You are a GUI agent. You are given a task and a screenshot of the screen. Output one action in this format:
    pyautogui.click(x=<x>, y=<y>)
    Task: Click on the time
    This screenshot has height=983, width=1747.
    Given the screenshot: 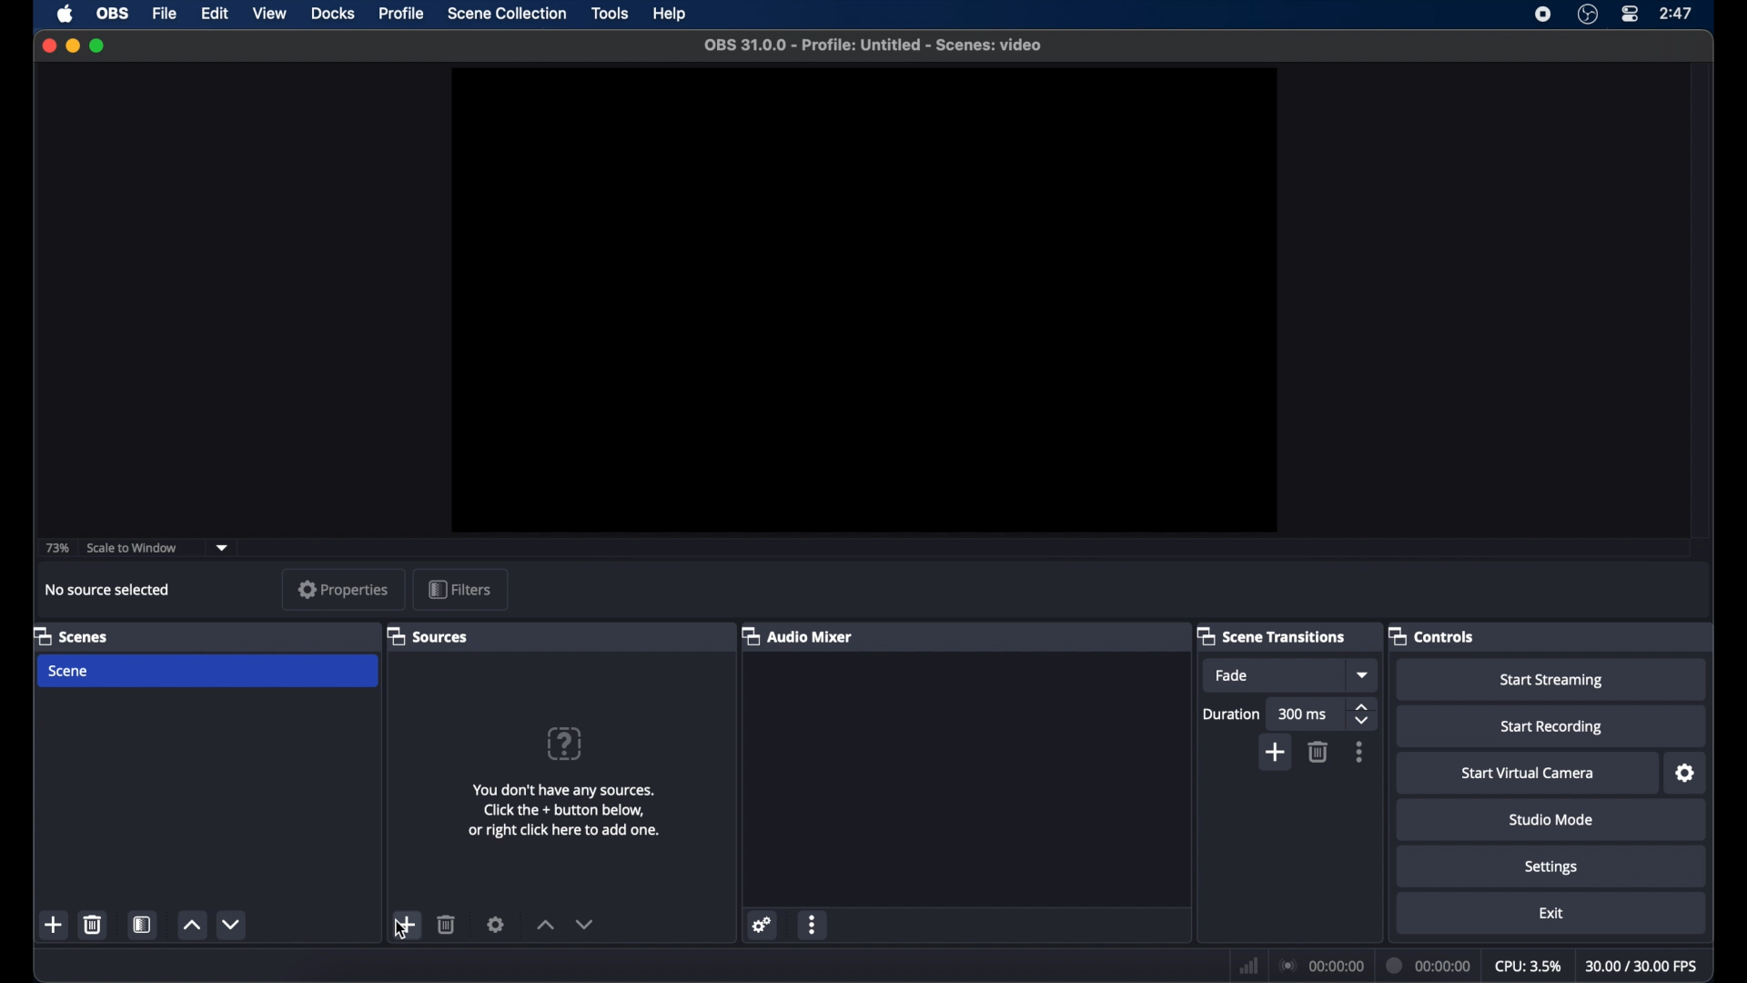 What is the action you would take?
    pyautogui.click(x=1677, y=14)
    